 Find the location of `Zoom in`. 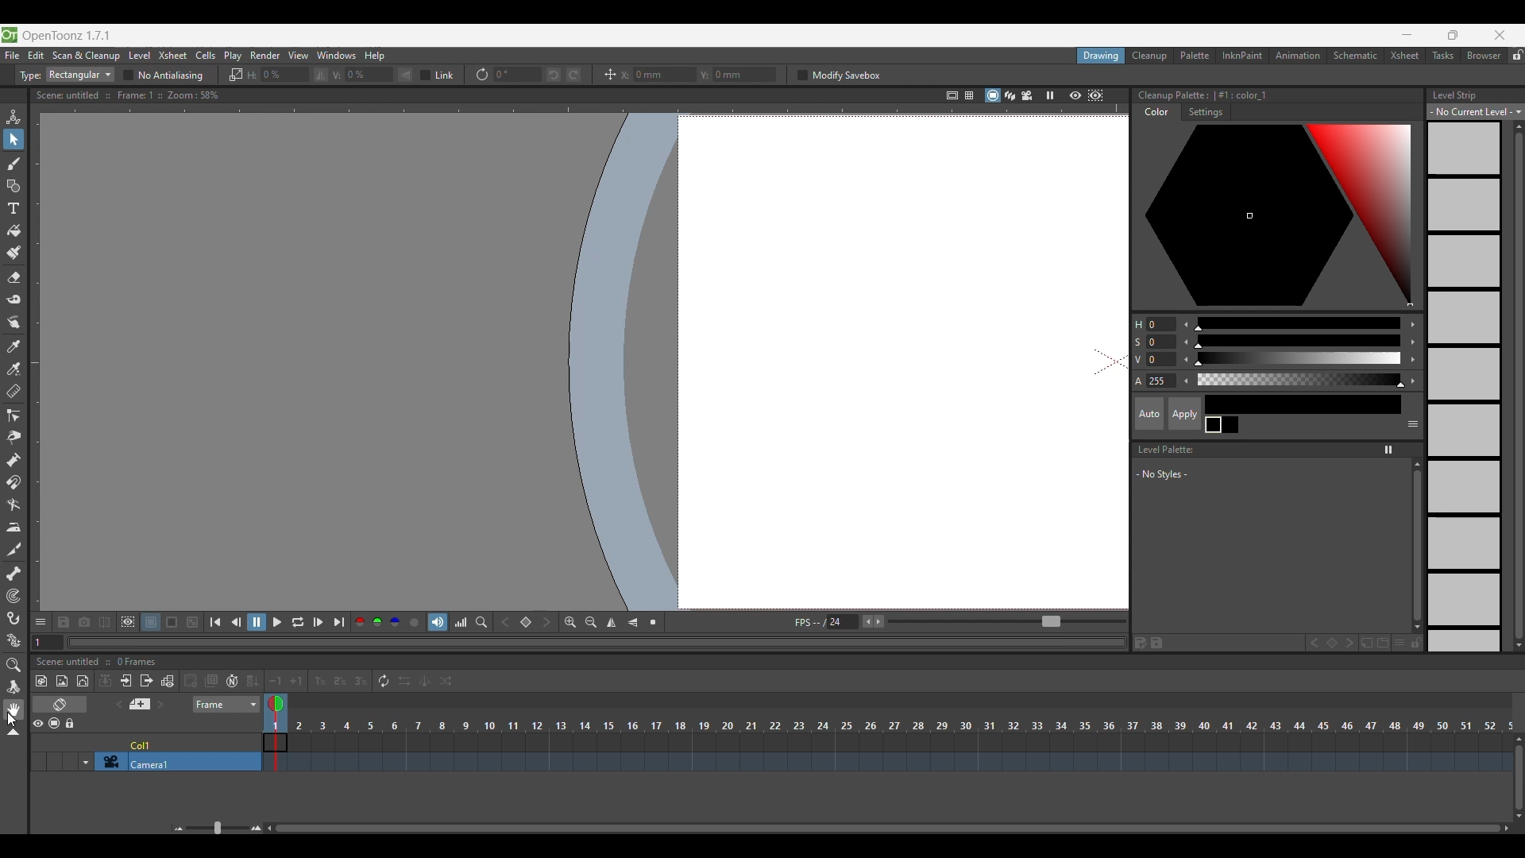

Zoom in is located at coordinates (257, 828).